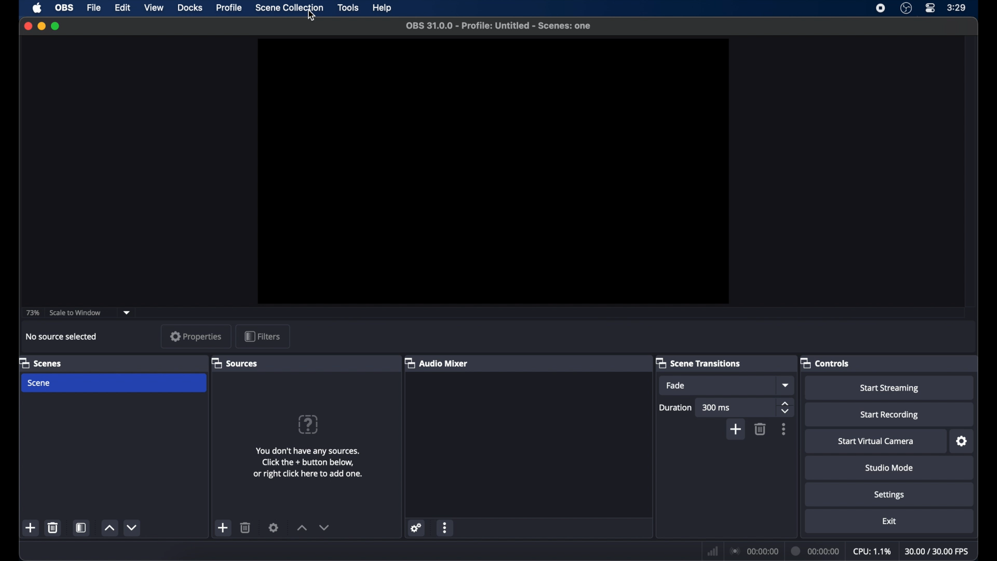 This screenshot has height=561, width=997. I want to click on decrement, so click(325, 527).